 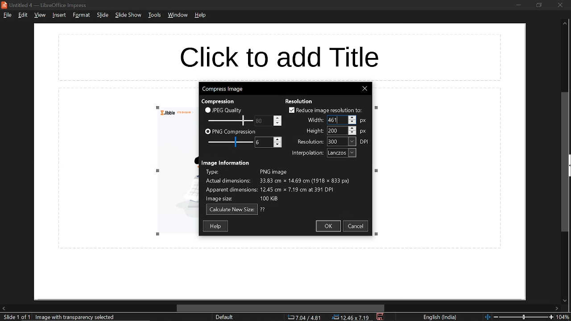 What do you see at coordinates (357, 227) in the screenshot?
I see `cancel` at bounding box center [357, 227].